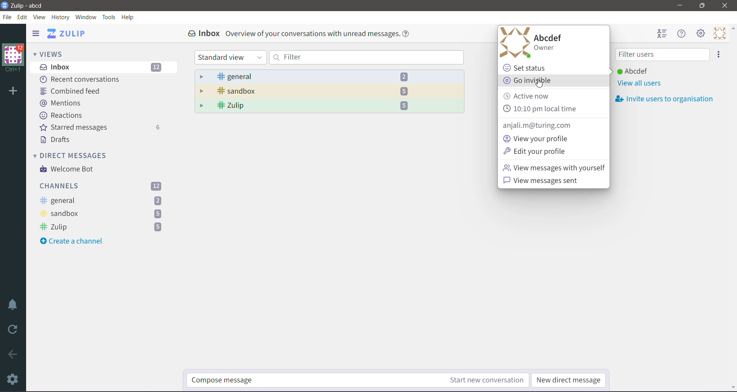 The image size is (737, 392). I want to click on Vertical Scroll Bar, so click(732, 208).